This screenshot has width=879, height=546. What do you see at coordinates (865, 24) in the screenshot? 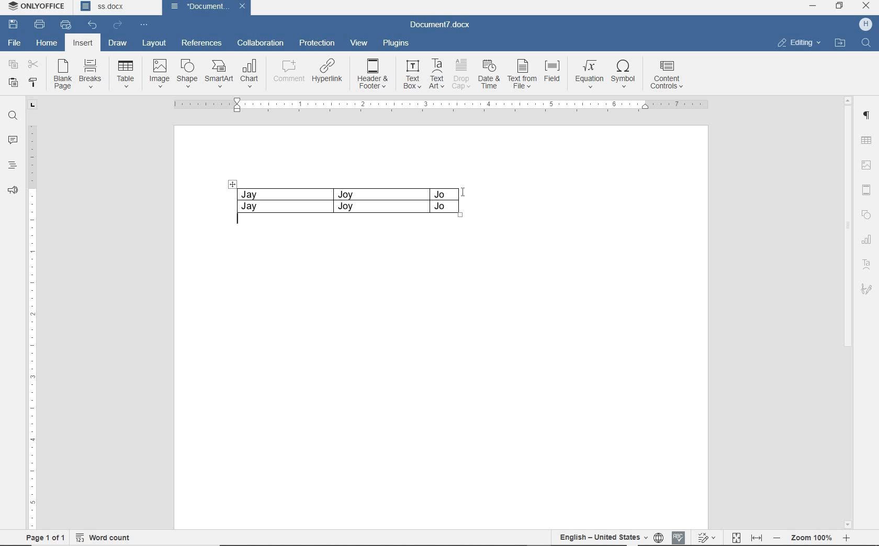
I see `HP` at bounding box center [865, 24].